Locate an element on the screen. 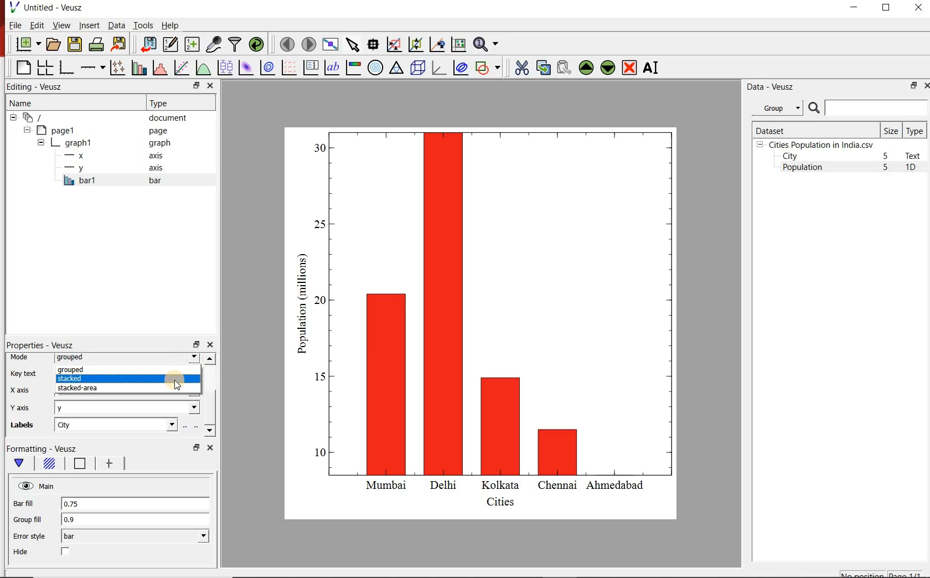 Image resolution: width=930 pixels, height=578 pixels. Insert is located at coordinates (89, 26).